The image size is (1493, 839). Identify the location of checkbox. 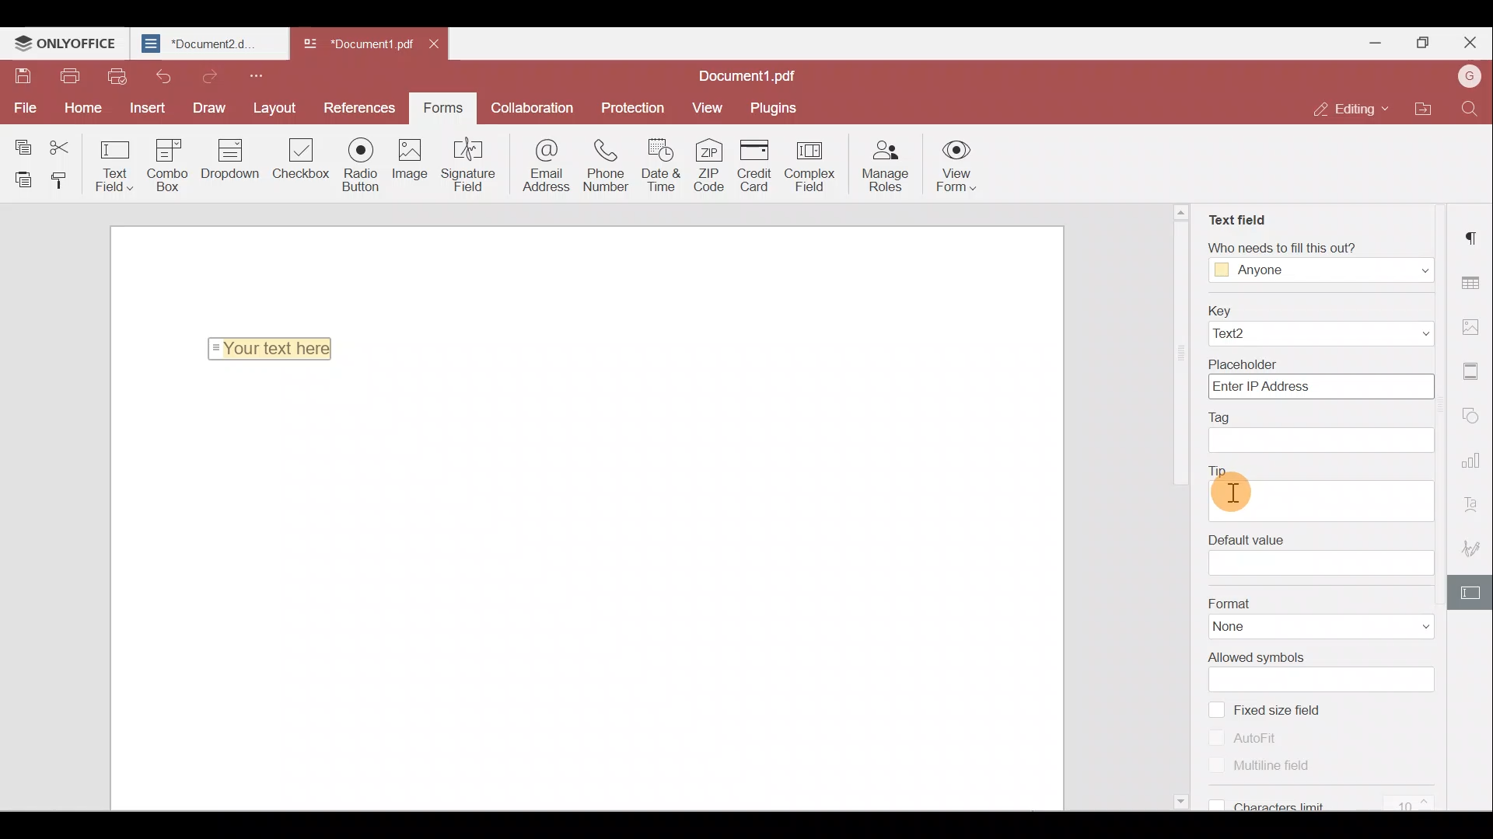
(1213, 802).